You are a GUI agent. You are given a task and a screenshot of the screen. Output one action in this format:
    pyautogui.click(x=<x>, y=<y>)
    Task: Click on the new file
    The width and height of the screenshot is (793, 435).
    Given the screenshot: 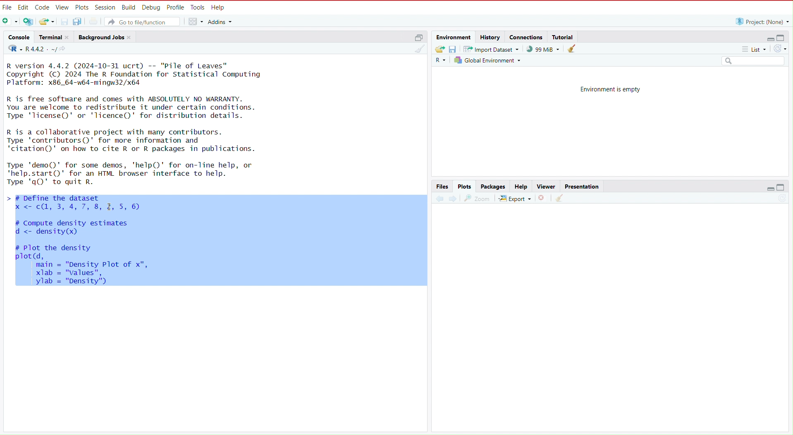 What is the action you would take?
    pyautogui.click(x=10, y=21)
    